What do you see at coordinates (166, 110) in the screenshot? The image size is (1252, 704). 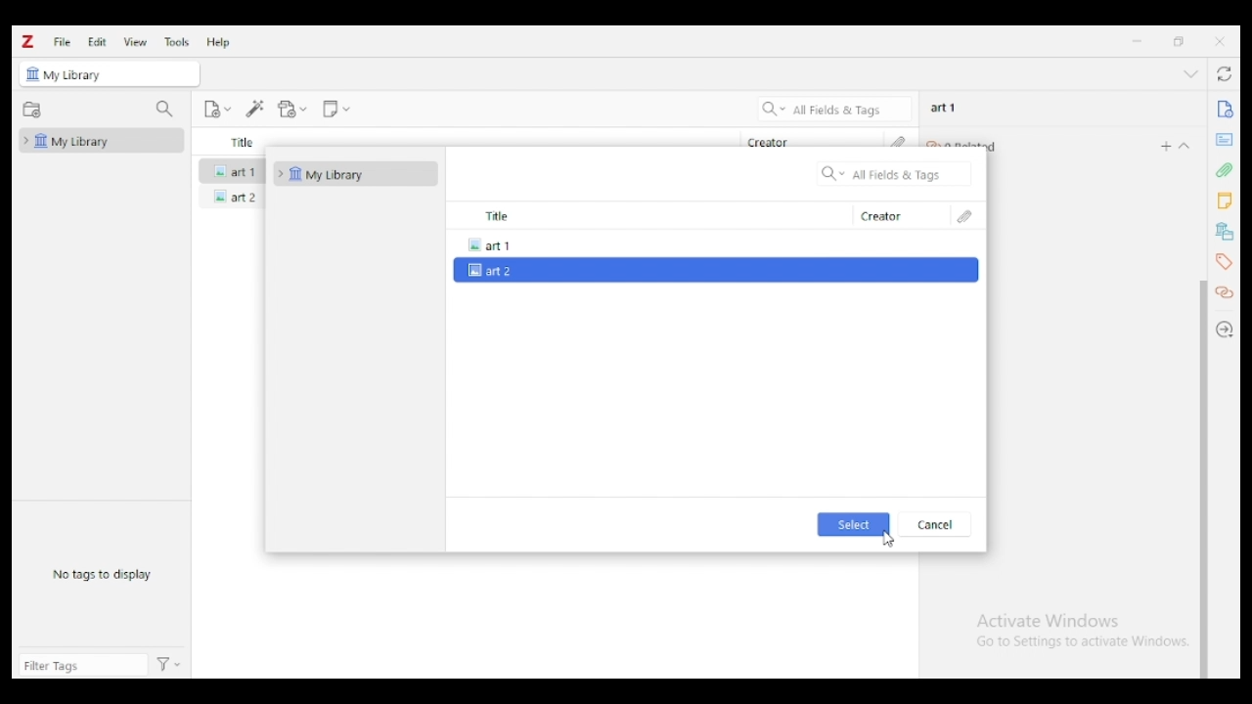 I see `filter collection` at bounding box center [166, 110].